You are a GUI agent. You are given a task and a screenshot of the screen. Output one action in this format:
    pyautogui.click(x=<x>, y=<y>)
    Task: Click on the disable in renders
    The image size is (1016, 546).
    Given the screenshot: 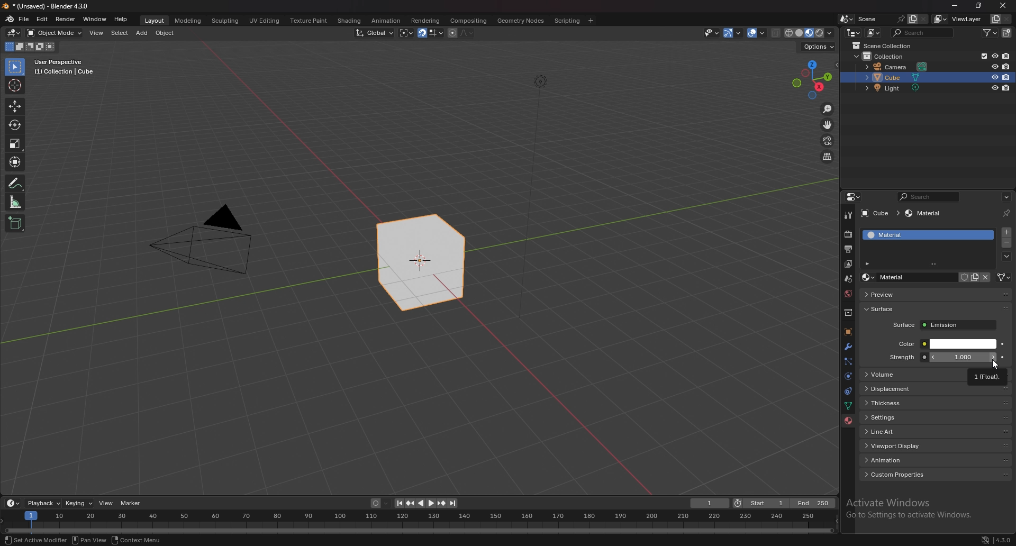 What is the action you would take?
    pyautogui.click(x=1006, y=88)
    